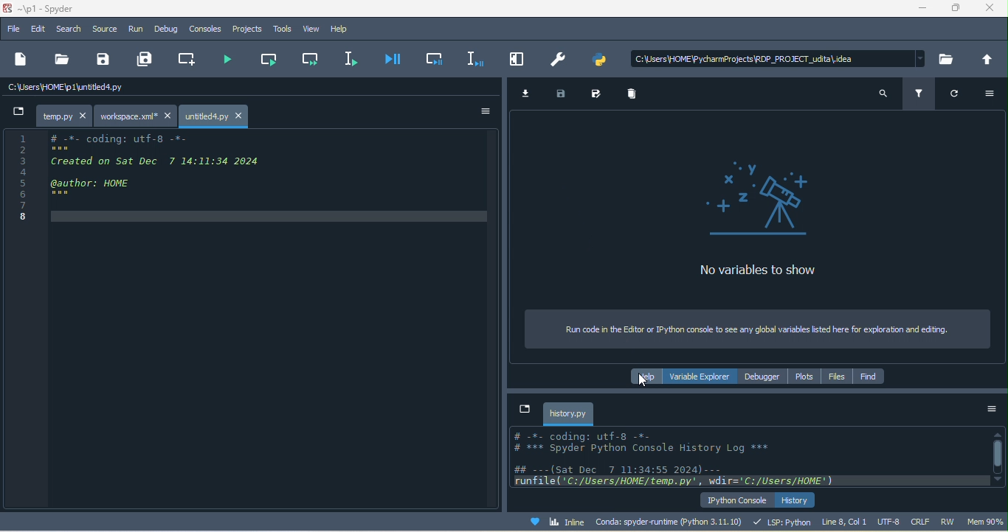 The image size is (1008, 532). I want to click on inline, so click(554, 524).